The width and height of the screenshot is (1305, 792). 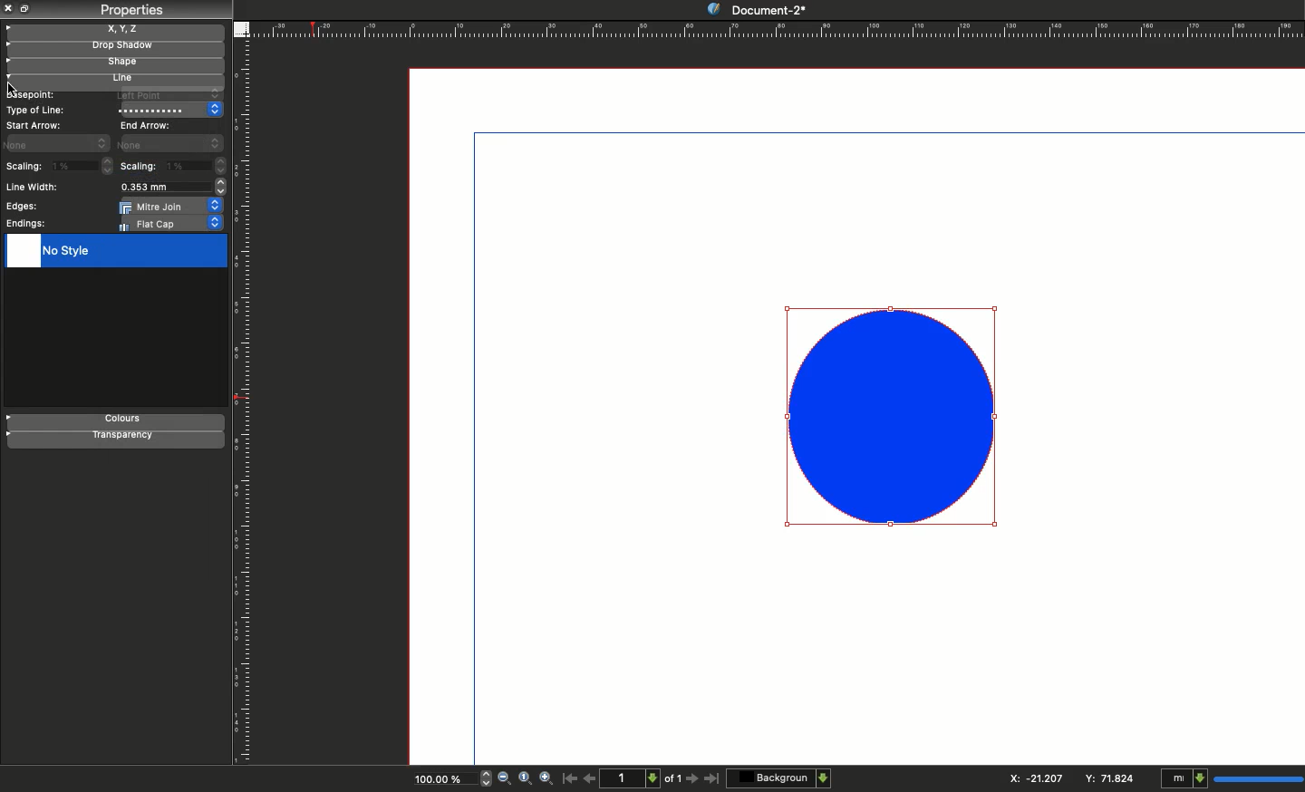 I want to click on Start arrow, so click(x=35, y=125).